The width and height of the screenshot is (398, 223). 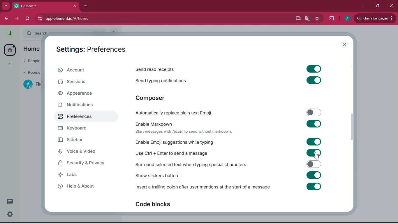 What do you see at coordinates (376, 18) in the screenshot?
I see `Concluir atualização` at bounding box center [376, 18].